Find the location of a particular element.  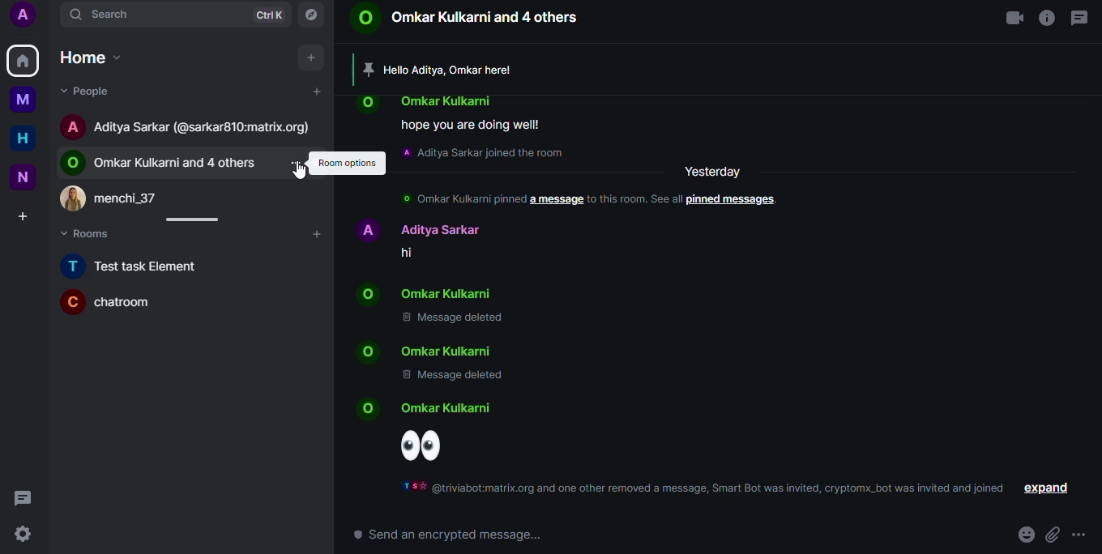

to this room. See all is located at coordinates (634, 198).